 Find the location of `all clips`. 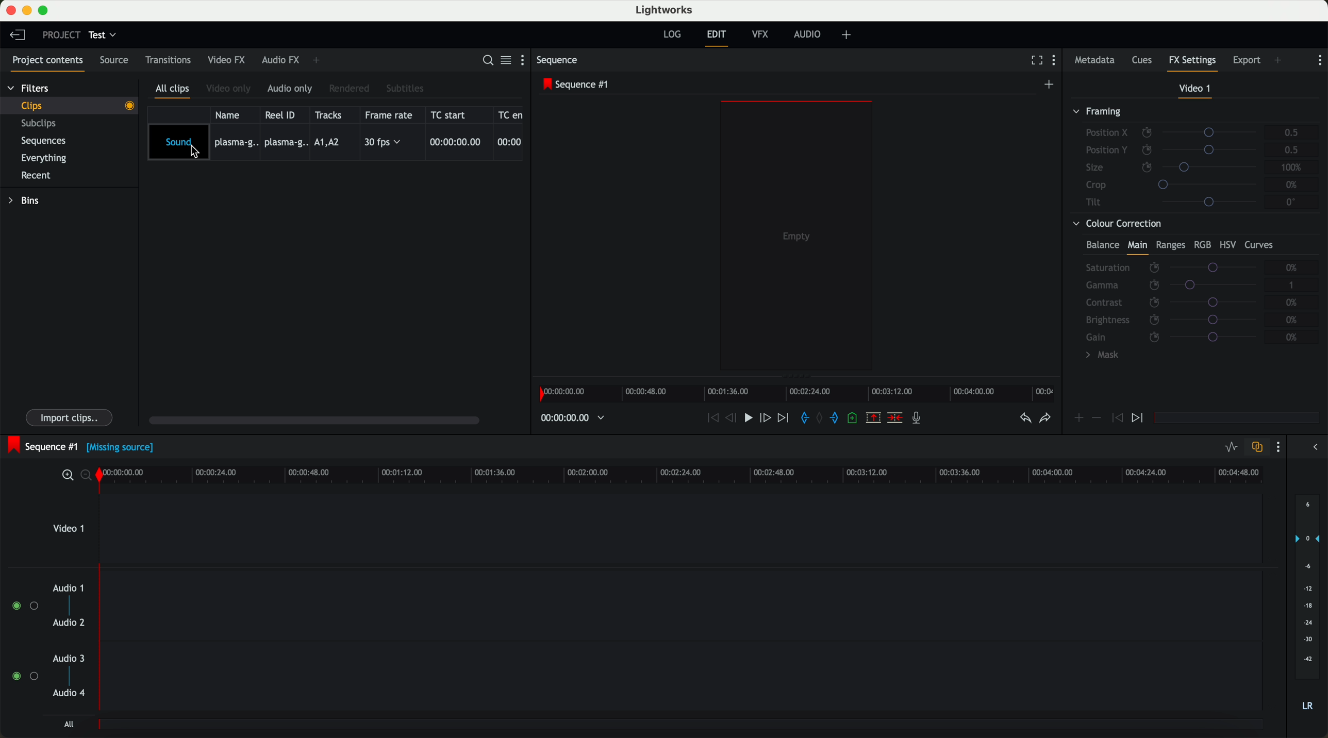

all clips is located at coordinates (175, 90).